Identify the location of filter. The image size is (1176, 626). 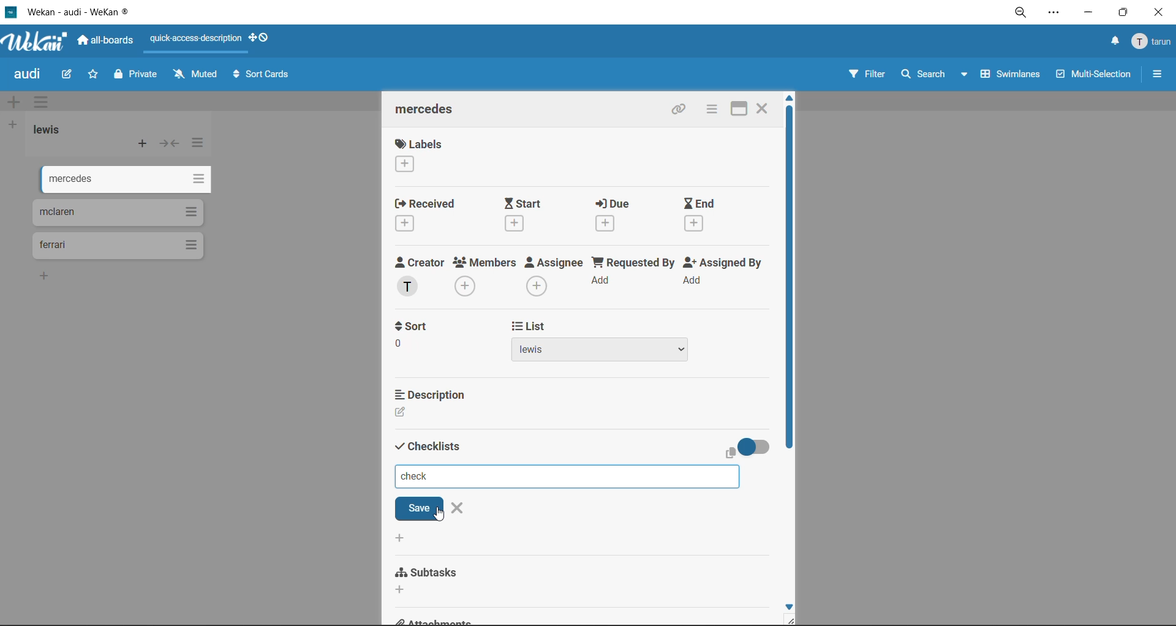
(865, 76).